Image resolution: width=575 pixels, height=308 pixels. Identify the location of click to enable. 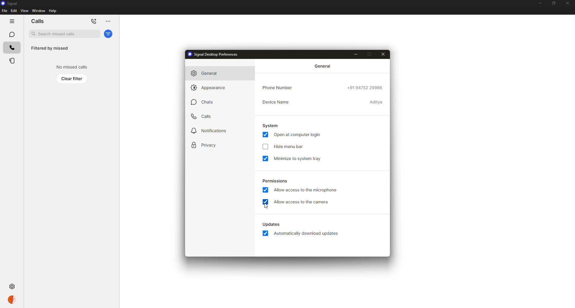
(265, 146).